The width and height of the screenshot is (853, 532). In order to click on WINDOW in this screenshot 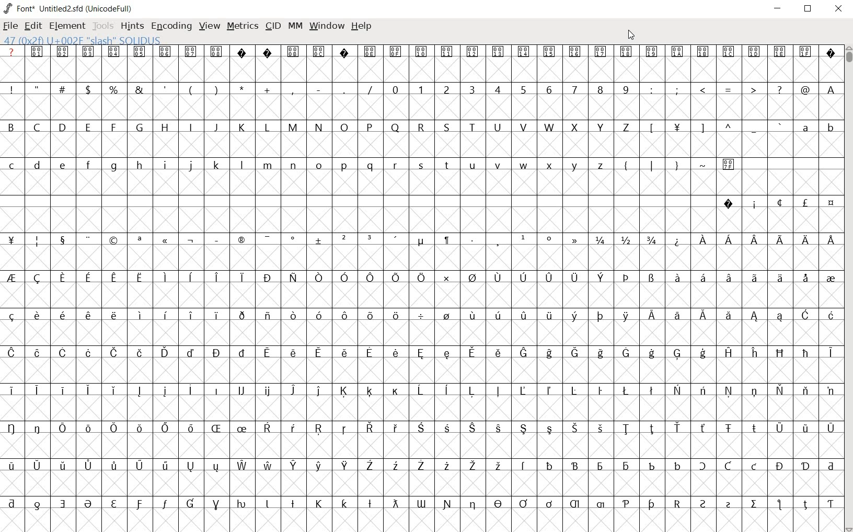, I will do `click(326, 26)`.